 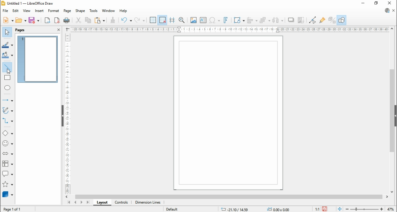 What do you see at coordinates (377, 3) in the screenshot?
I see `restore` at bounding box center [377, 3].